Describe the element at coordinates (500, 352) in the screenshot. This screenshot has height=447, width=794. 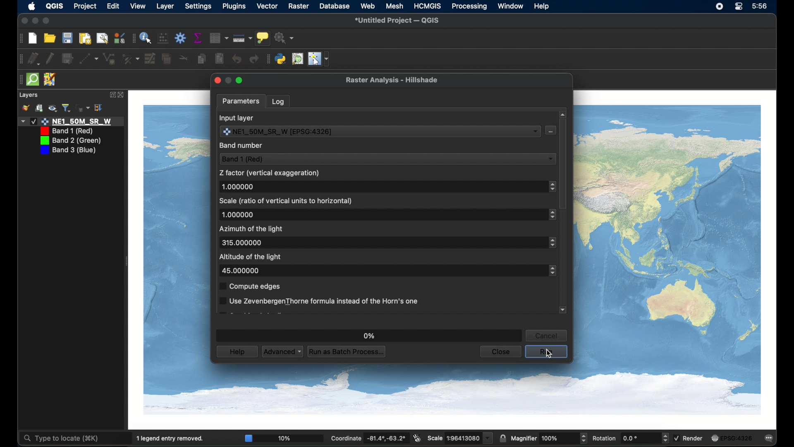
I see `close` at that location.